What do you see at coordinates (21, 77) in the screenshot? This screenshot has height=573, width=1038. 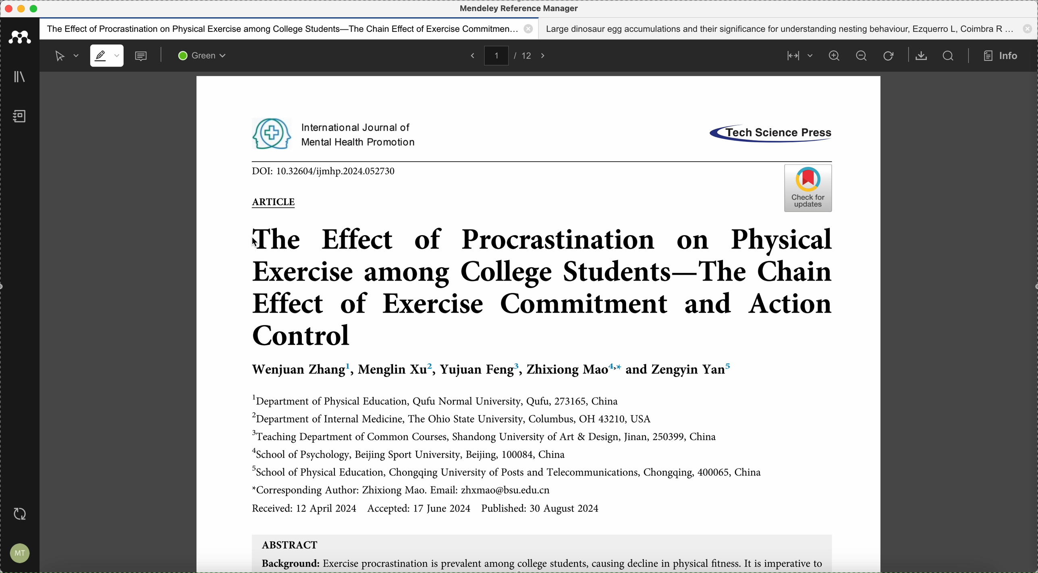 I see `library` at bounding box center [21, 77].